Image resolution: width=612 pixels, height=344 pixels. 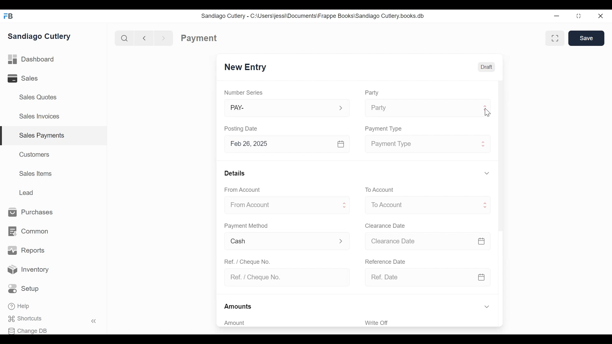 I want to click on Expand, so click(x=341, y=240).